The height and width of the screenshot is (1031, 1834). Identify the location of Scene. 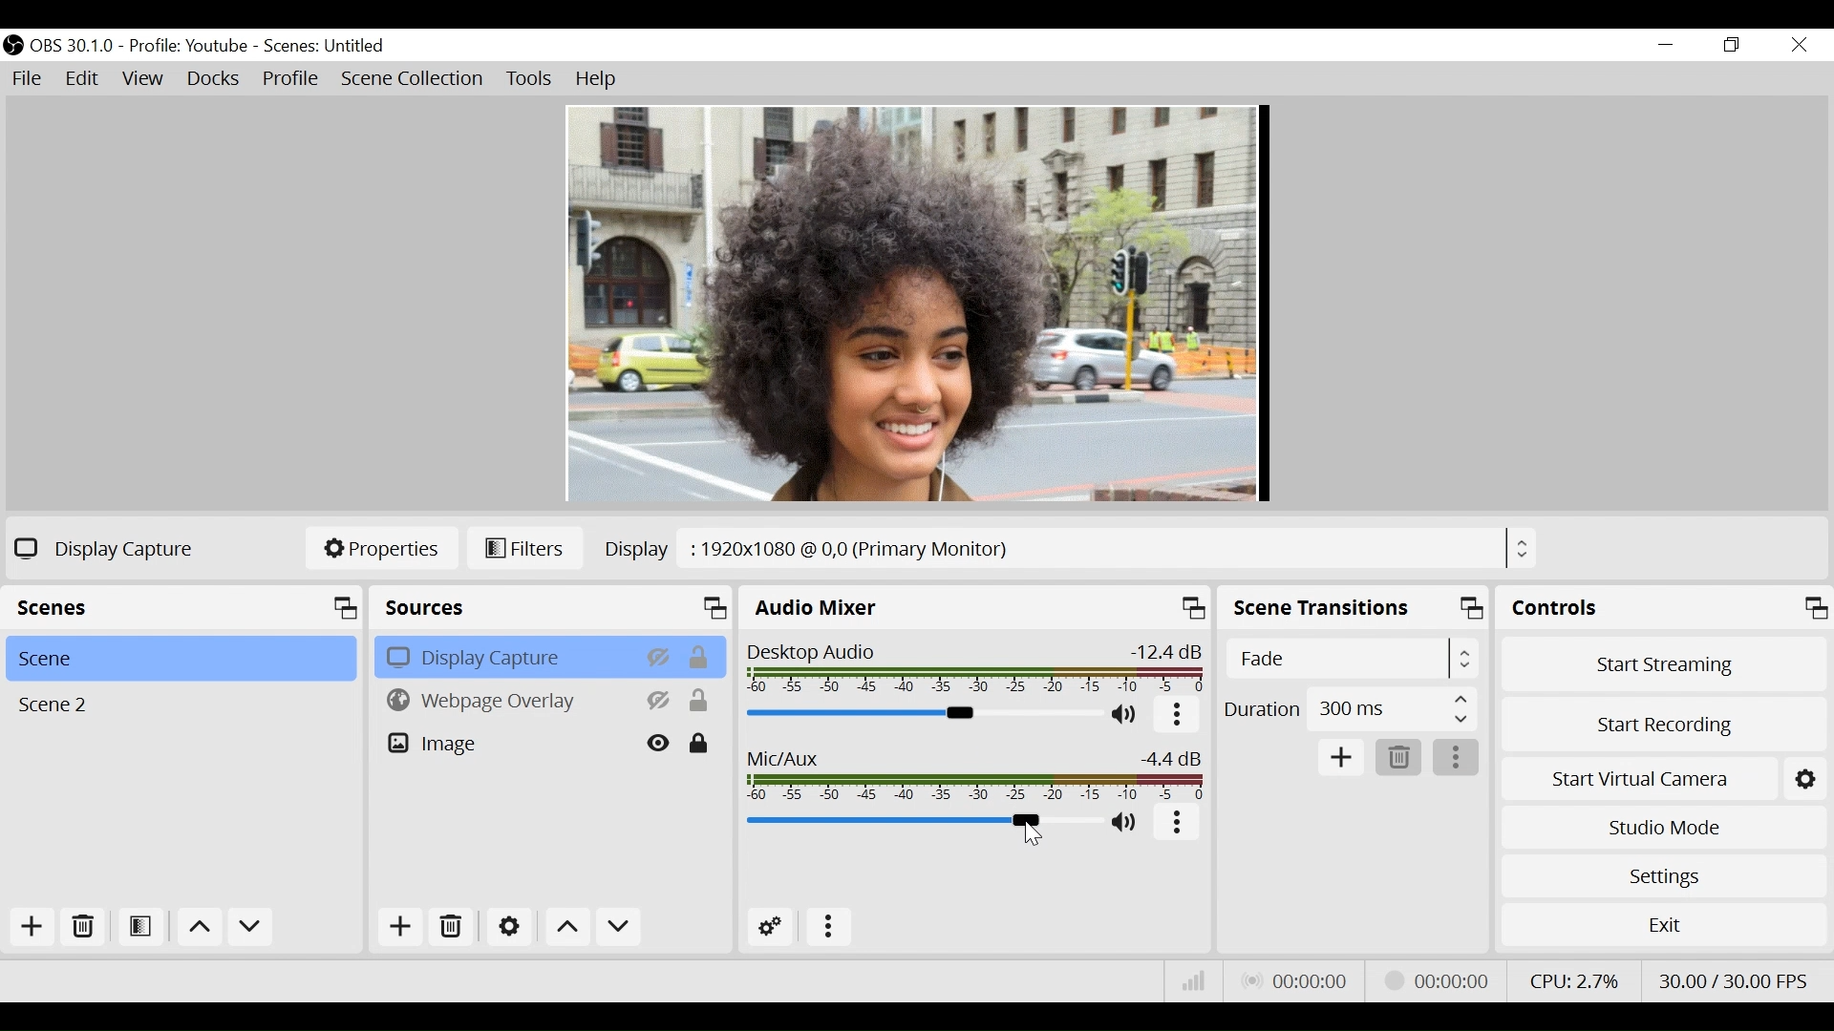
(177, 659).